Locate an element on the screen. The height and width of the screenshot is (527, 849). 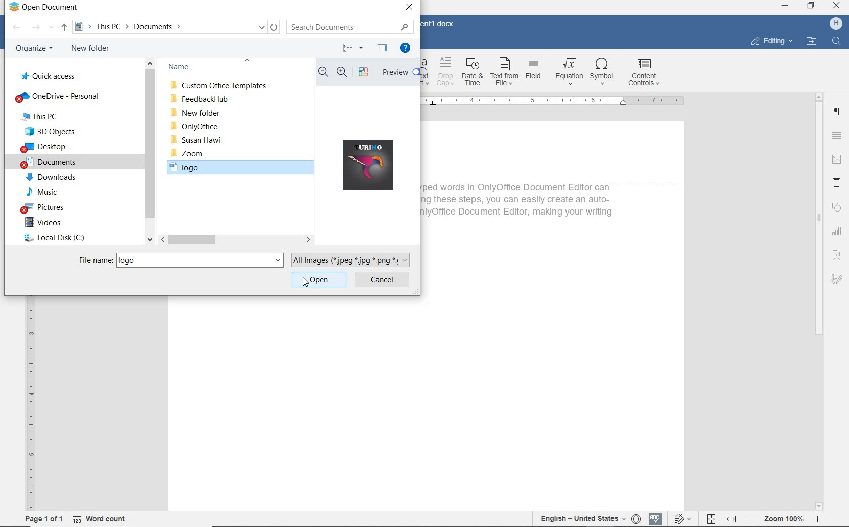
PICTURES is located at coordinates (54, 208).